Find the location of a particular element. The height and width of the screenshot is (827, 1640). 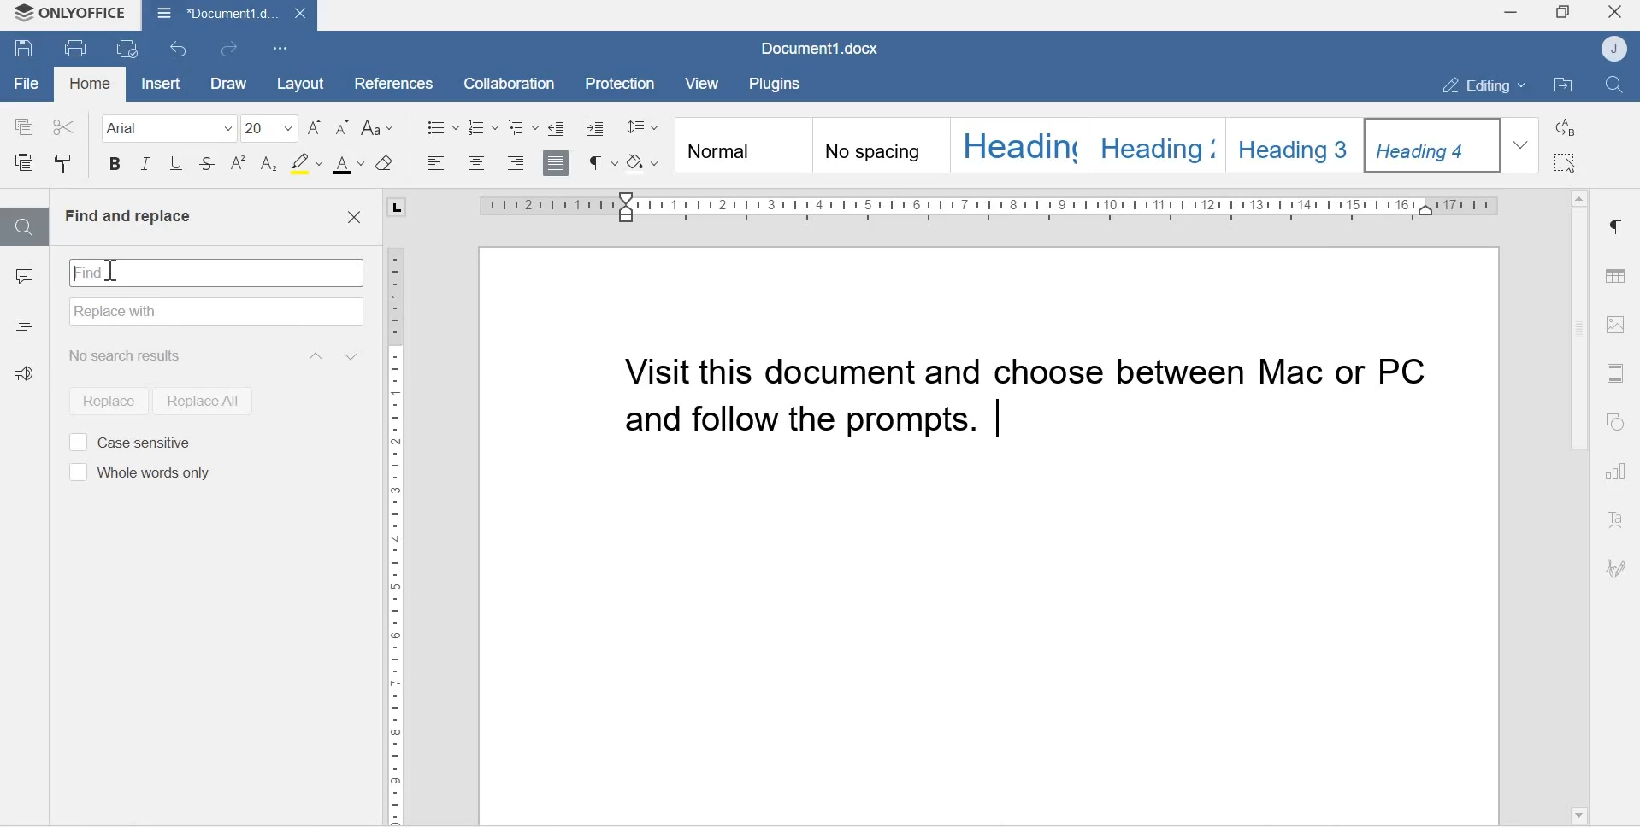

Customize Quick Access Toolbar is located at coordinates (281, 47).